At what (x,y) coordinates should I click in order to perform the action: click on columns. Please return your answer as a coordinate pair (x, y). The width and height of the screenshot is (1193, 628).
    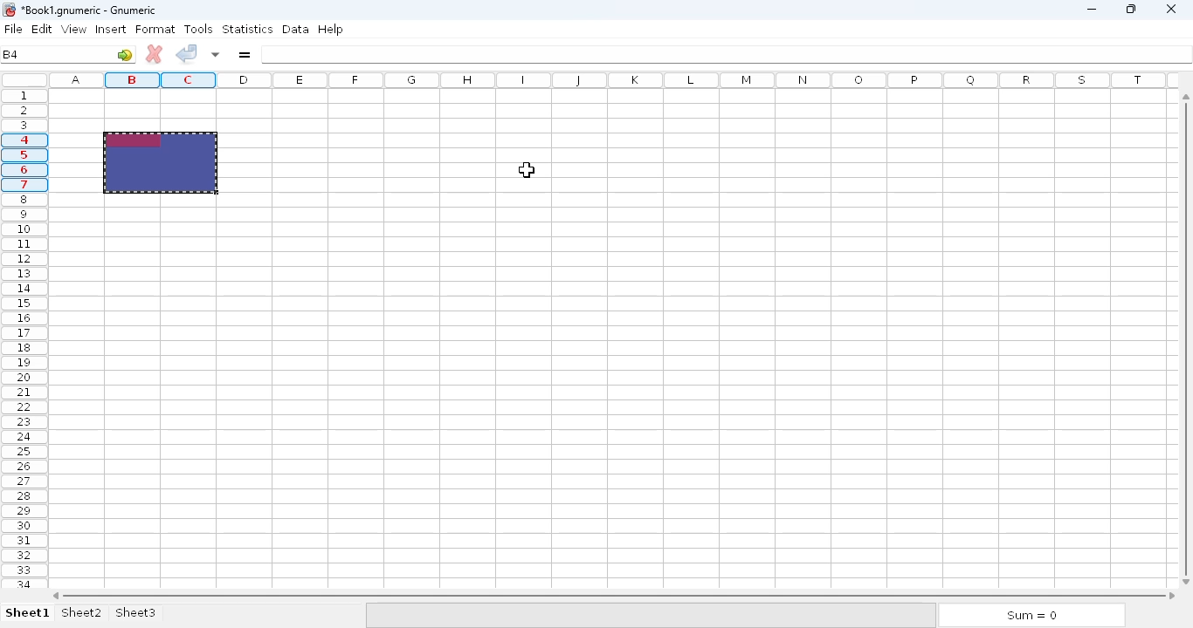
    Looking at the image, I should click on (616, 81).